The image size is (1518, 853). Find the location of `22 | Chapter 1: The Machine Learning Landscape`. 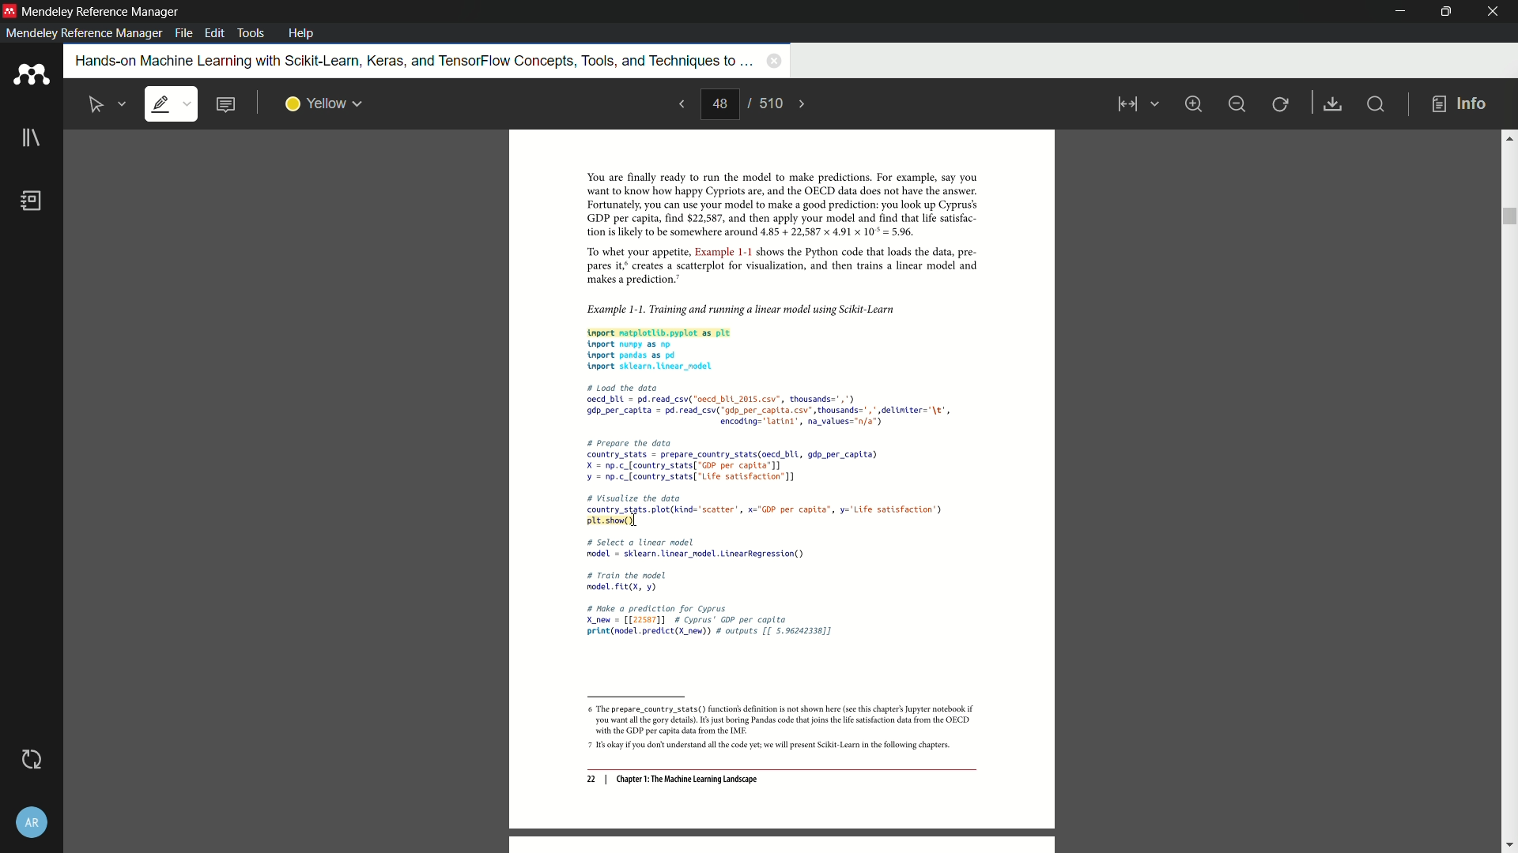

22 | Chapter 1: The Machine Learning Landscape is located at coordinates (672, 780).